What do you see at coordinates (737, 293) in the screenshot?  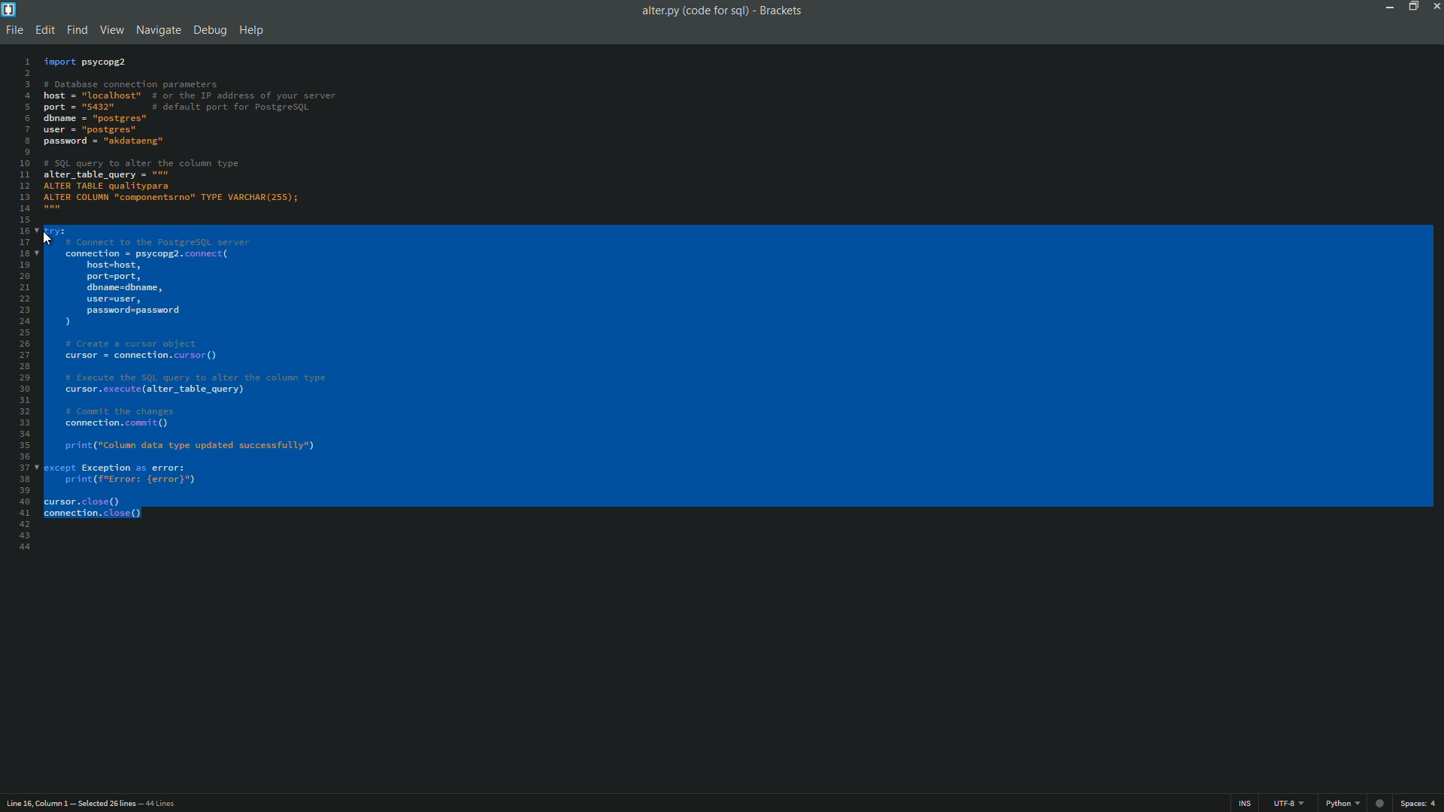 I see `code is selected` at bounding box center [737, 293].